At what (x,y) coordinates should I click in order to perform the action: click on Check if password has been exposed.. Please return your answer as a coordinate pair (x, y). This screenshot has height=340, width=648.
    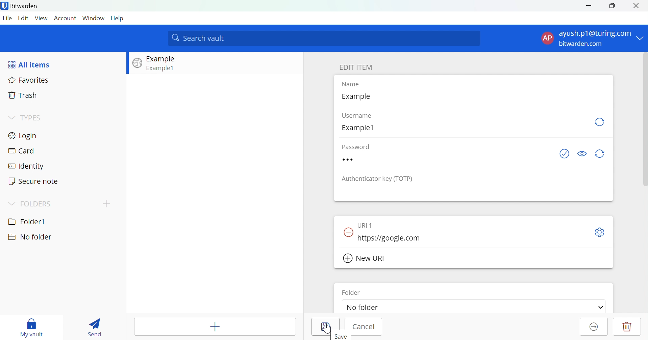
    Looking at the image, I should click on (564, 154).